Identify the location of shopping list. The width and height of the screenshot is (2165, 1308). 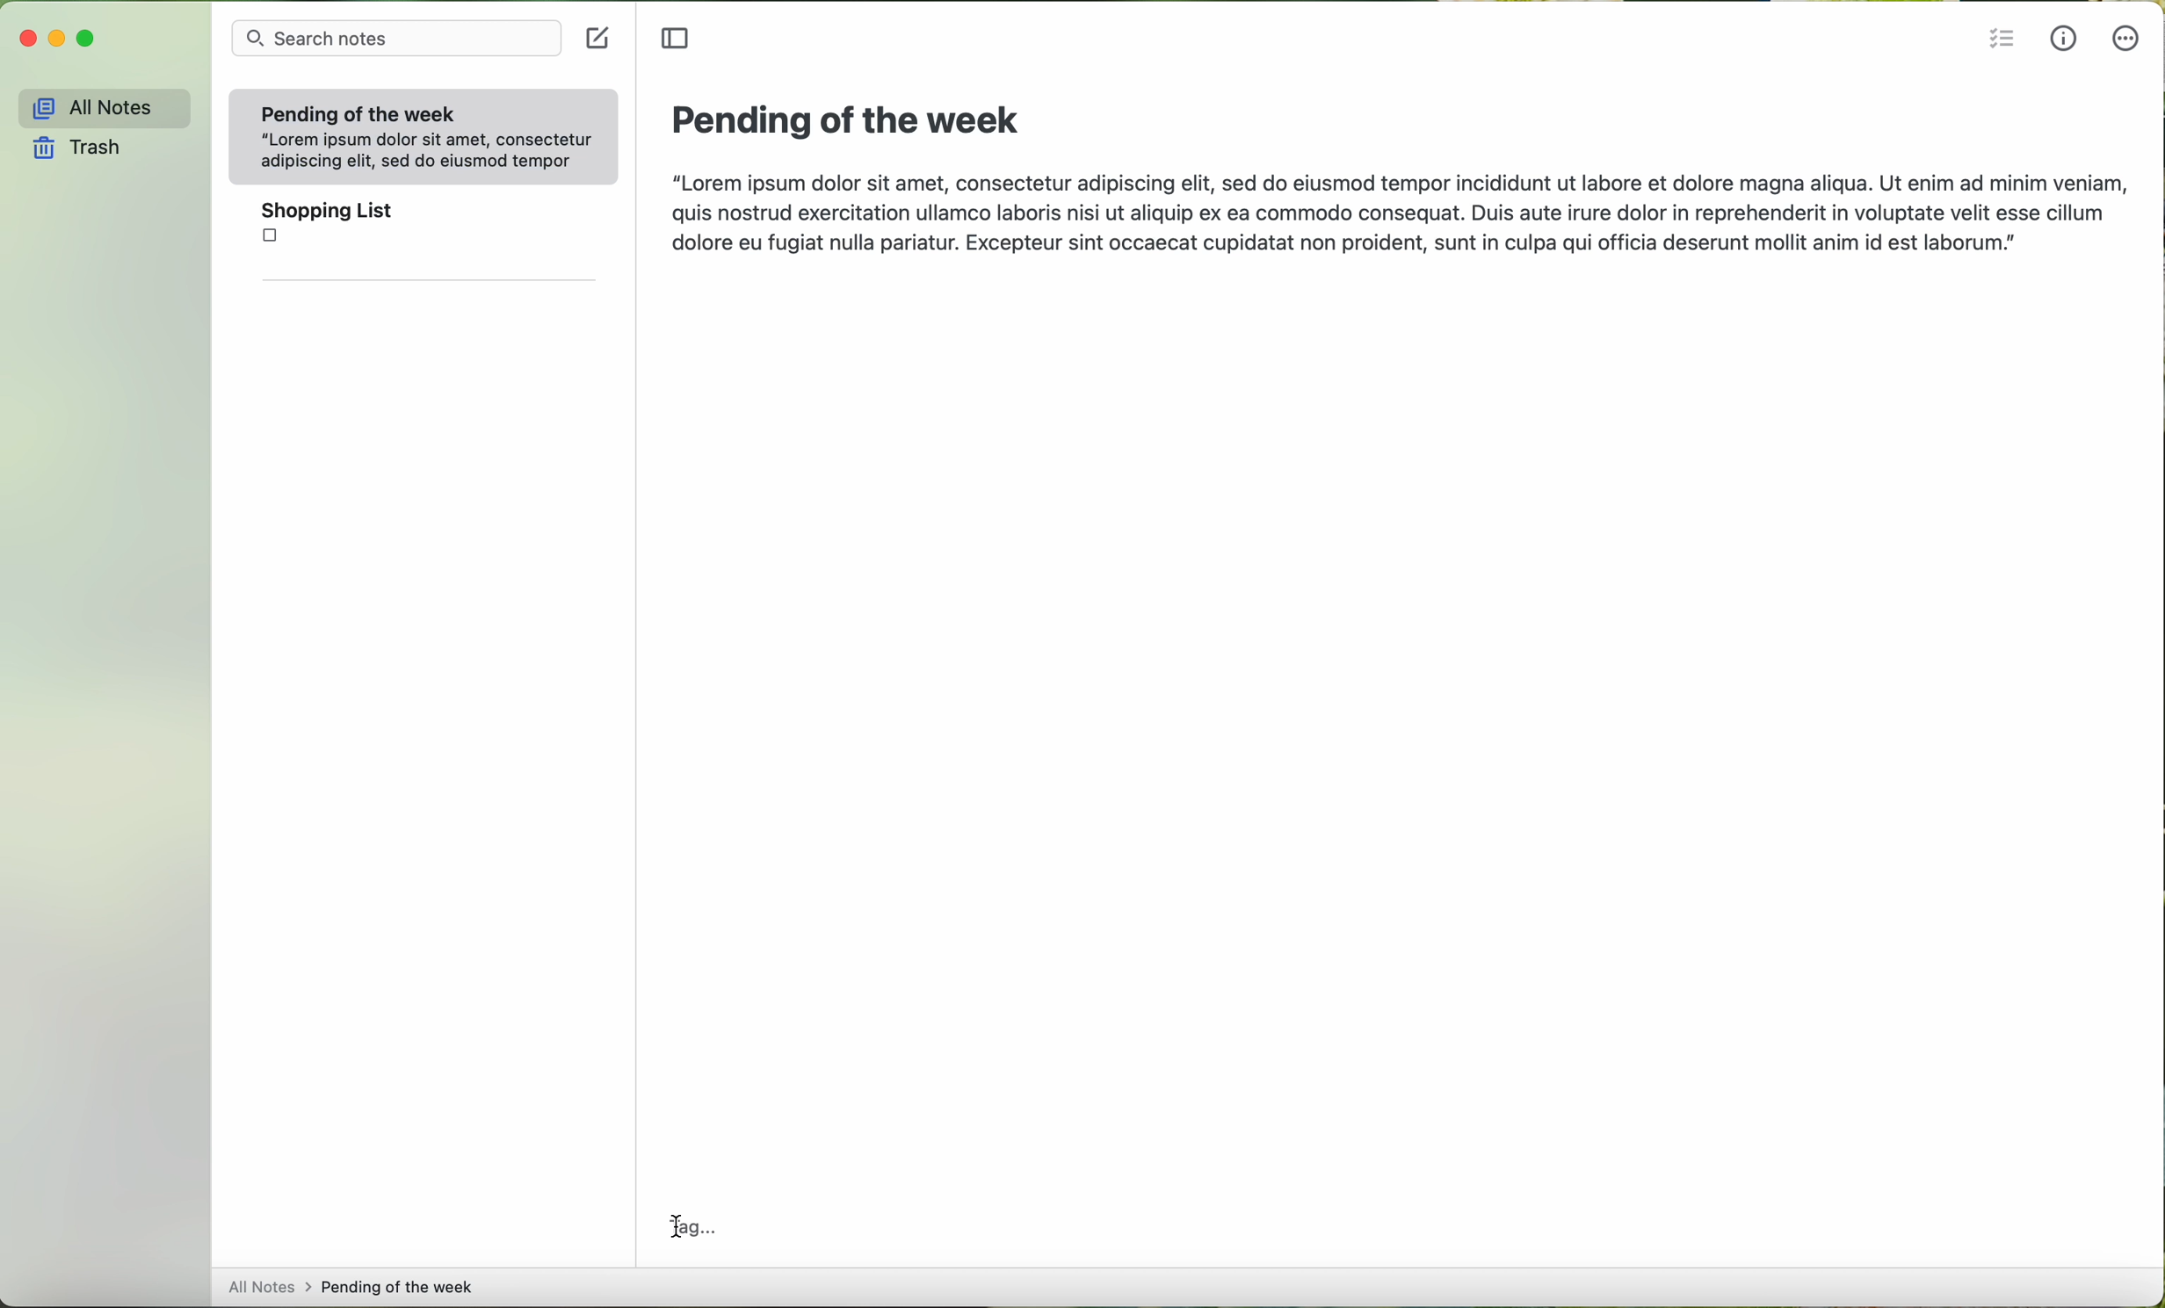
(424, 229).